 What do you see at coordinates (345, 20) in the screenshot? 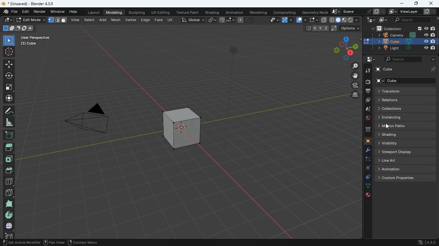
I see `layout` at bounding box center [345, 20].